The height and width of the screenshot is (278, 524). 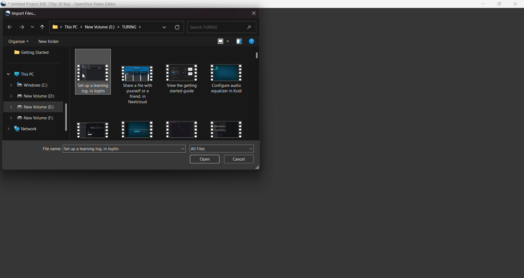 What do you see at coordinates (34, 53) in the screenshot?
I see `getting started` at bounding box center [34, 53].